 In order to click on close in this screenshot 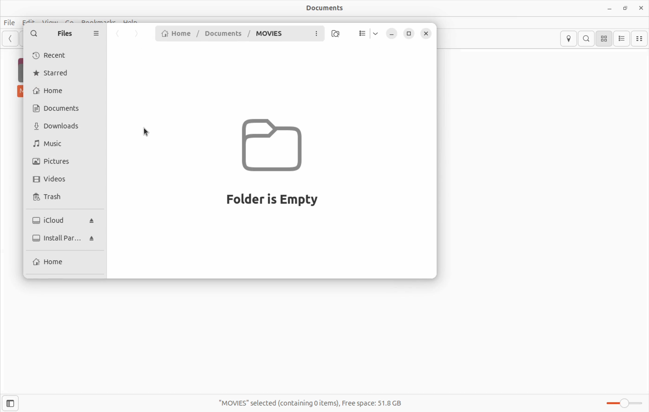, I will do `click(427, 33)`.